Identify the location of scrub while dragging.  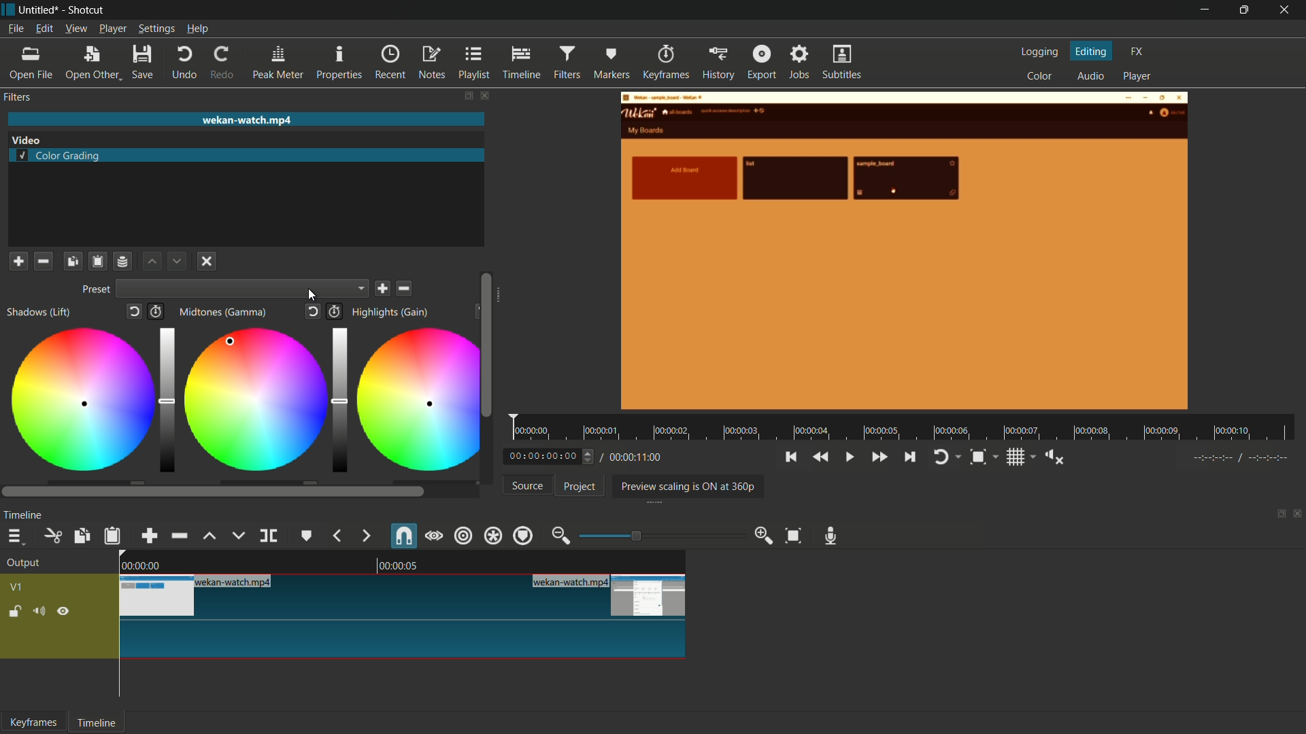
(433, 536).